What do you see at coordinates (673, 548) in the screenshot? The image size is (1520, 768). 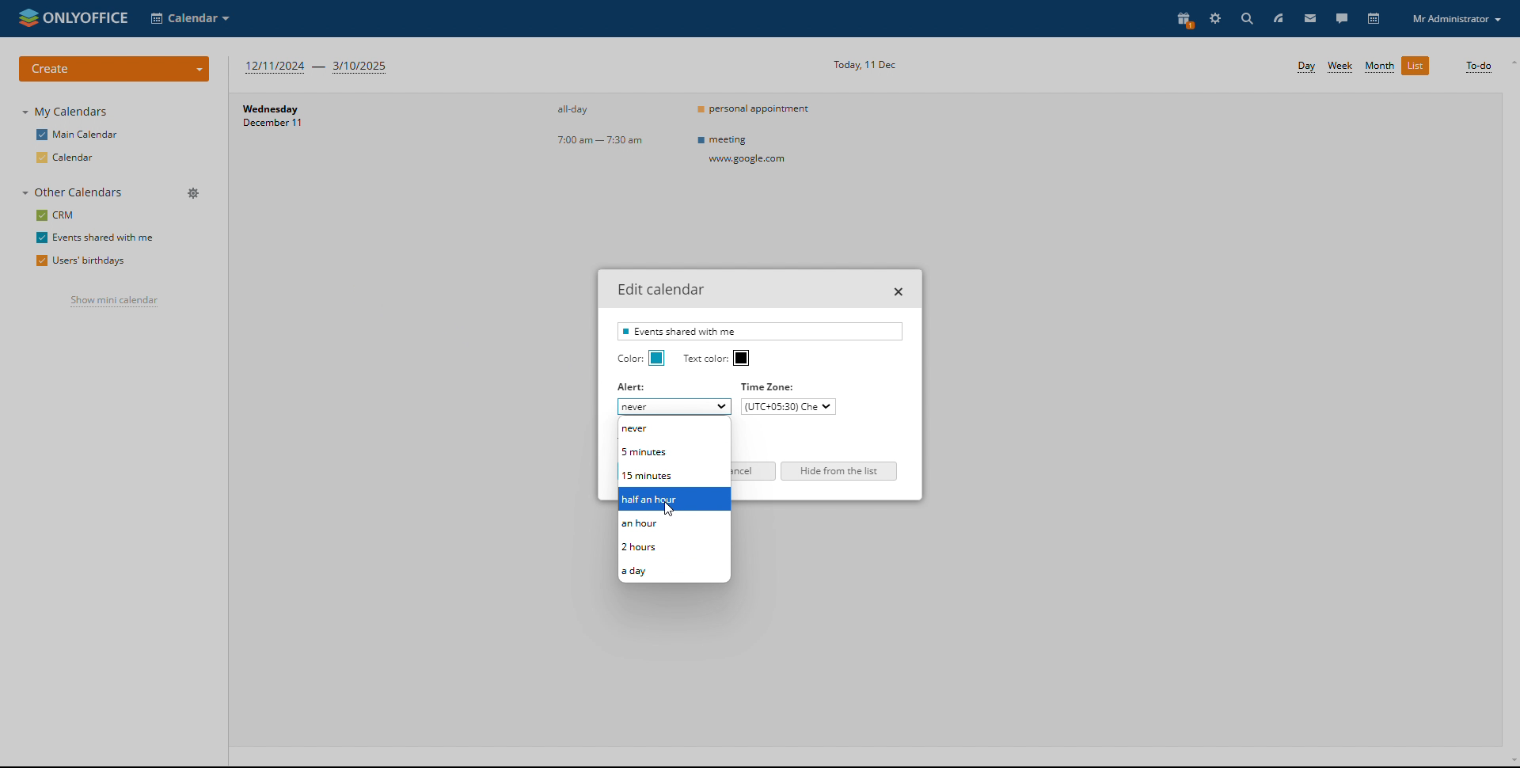 I see `2 hours` at bounding box center [673, 548].